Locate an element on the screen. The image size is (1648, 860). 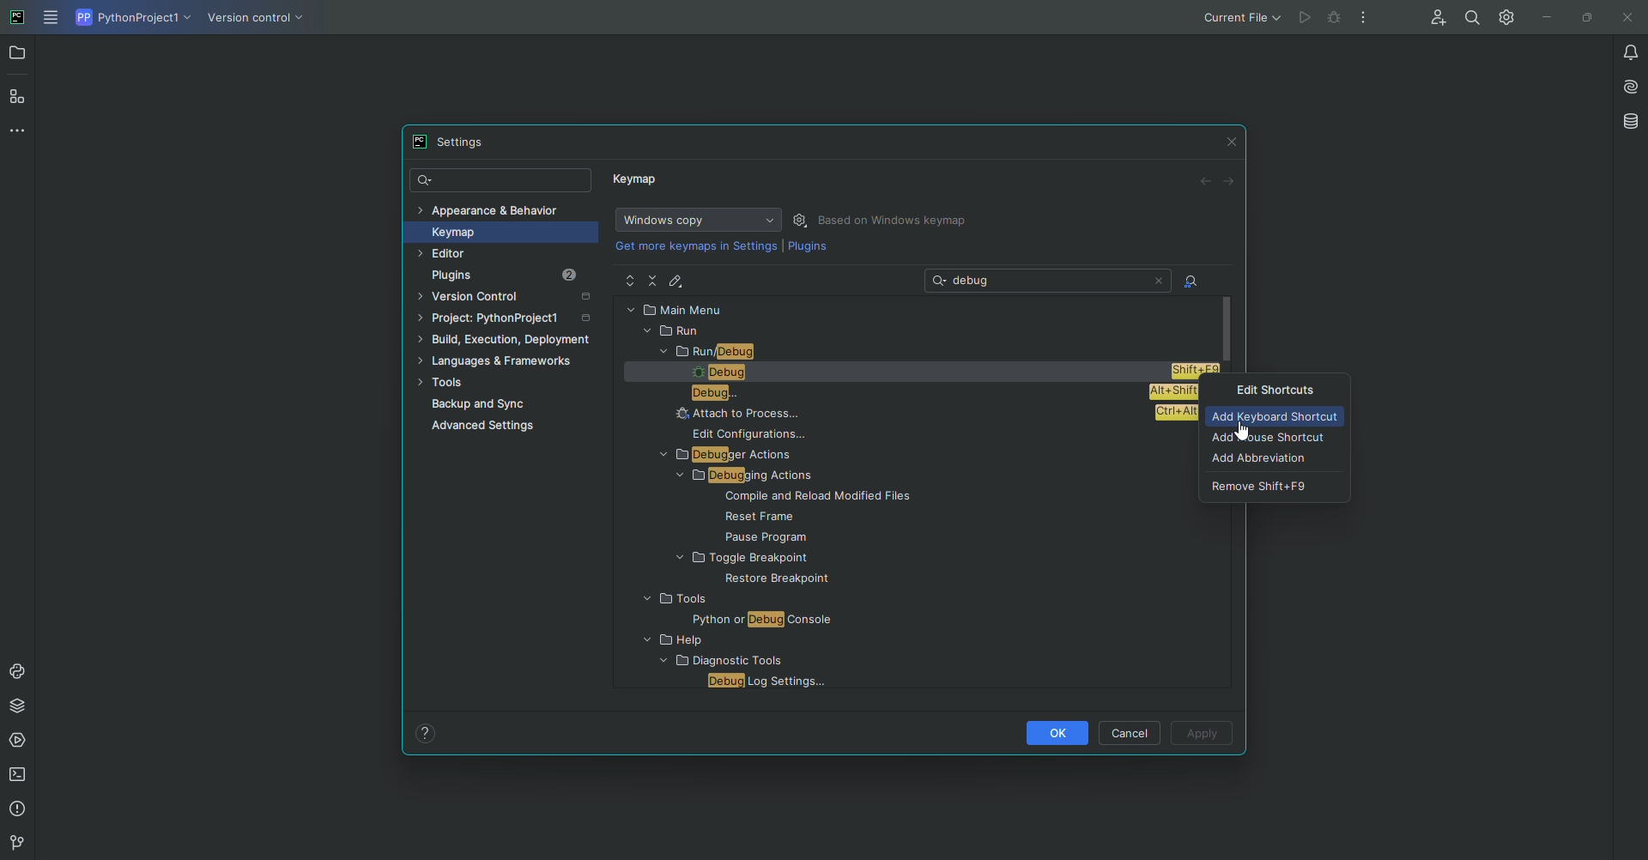
version Control is located at coordinates (15, 844).